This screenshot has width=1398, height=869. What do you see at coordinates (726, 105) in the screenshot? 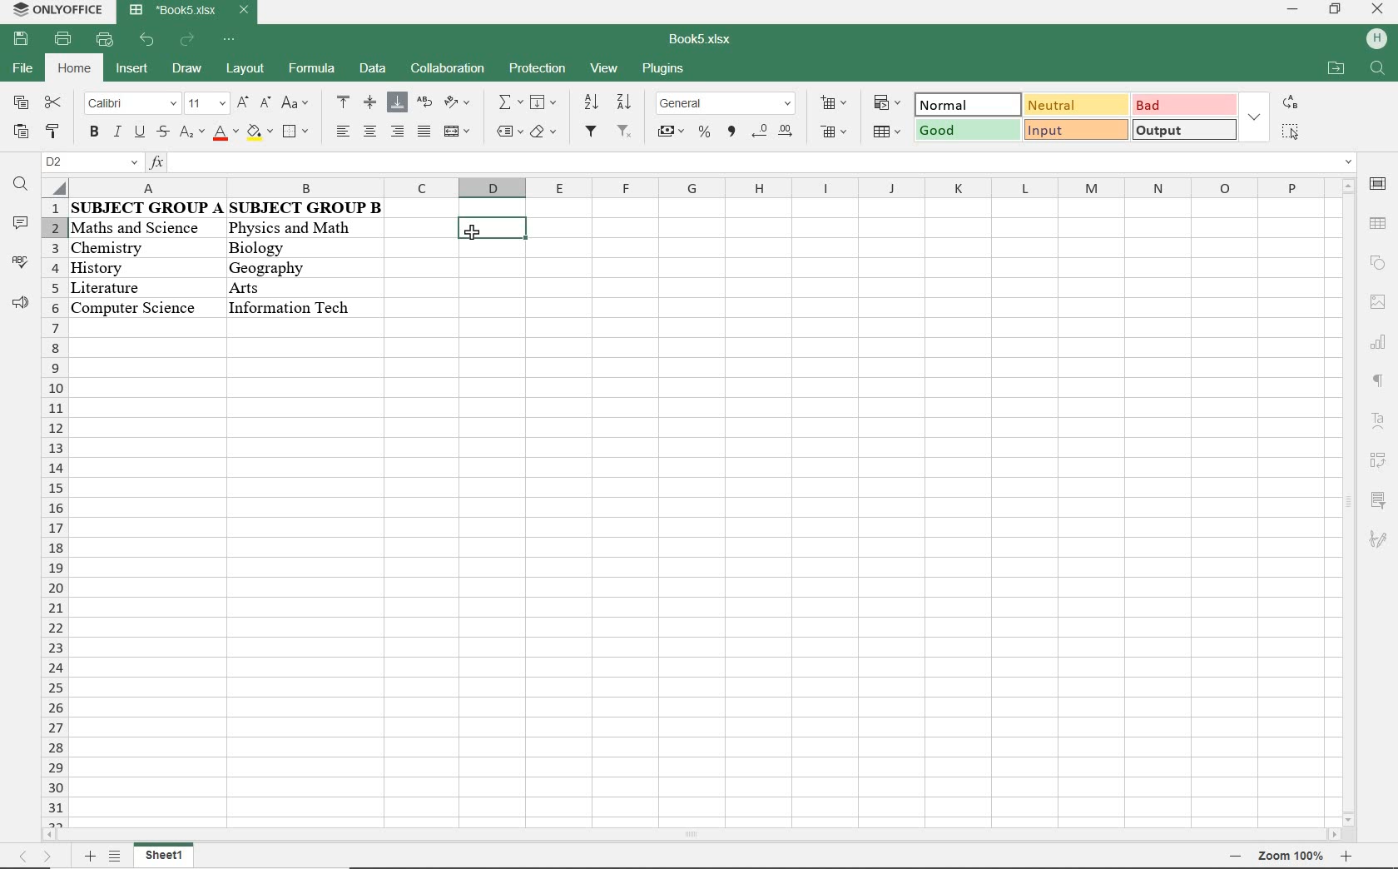
I see `number format` at bounding box center [726, 105].